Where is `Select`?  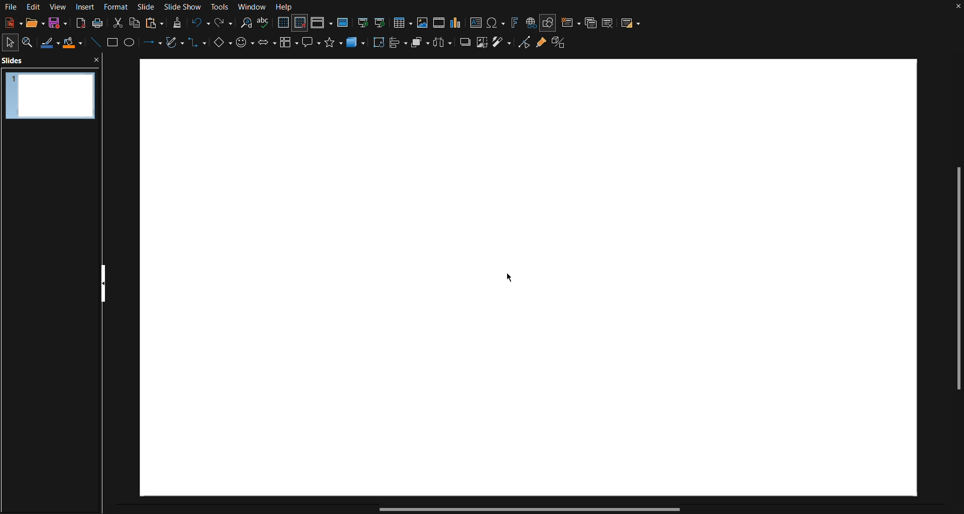 Select is located at coordinates (11, 42).